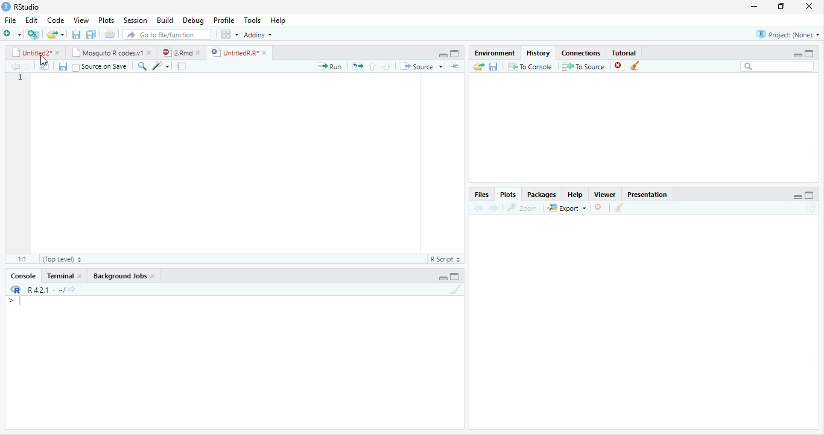  Describe the element at coordinates (792, 54) in the screenshot. I see `minimize` at that location.